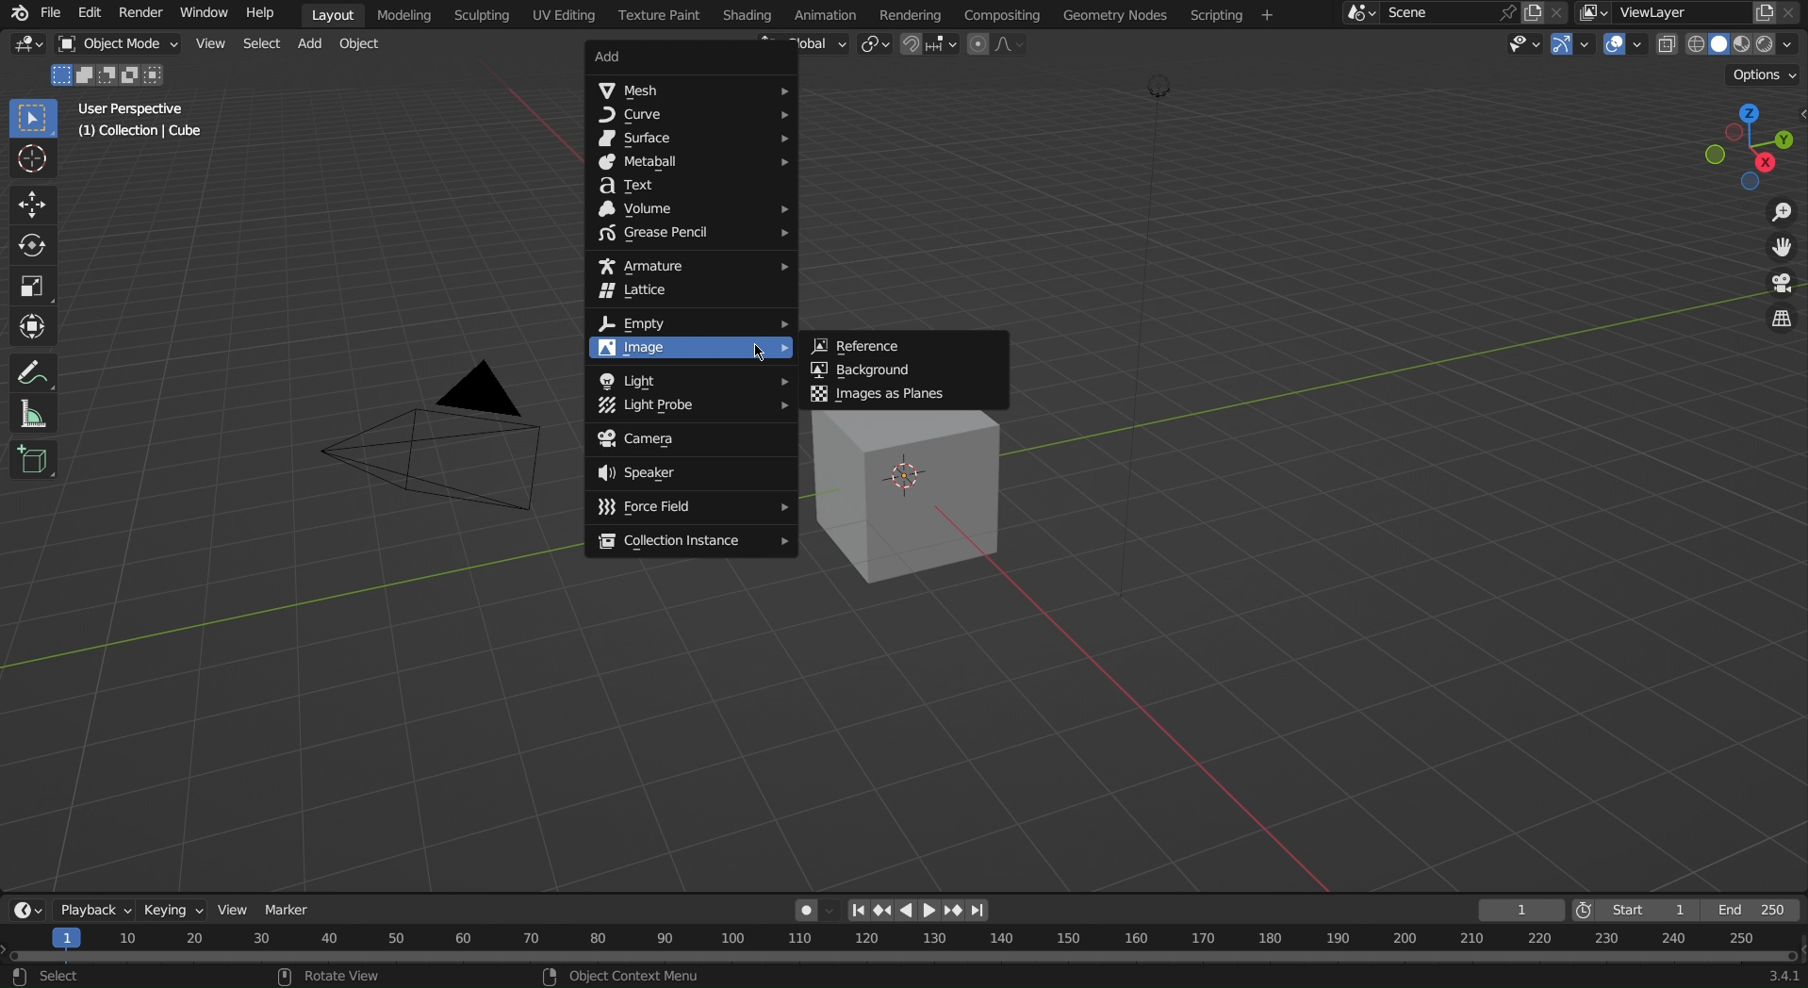 This screenshot has width=1808, height=988. I want to click on Blender, so click(15, 12).